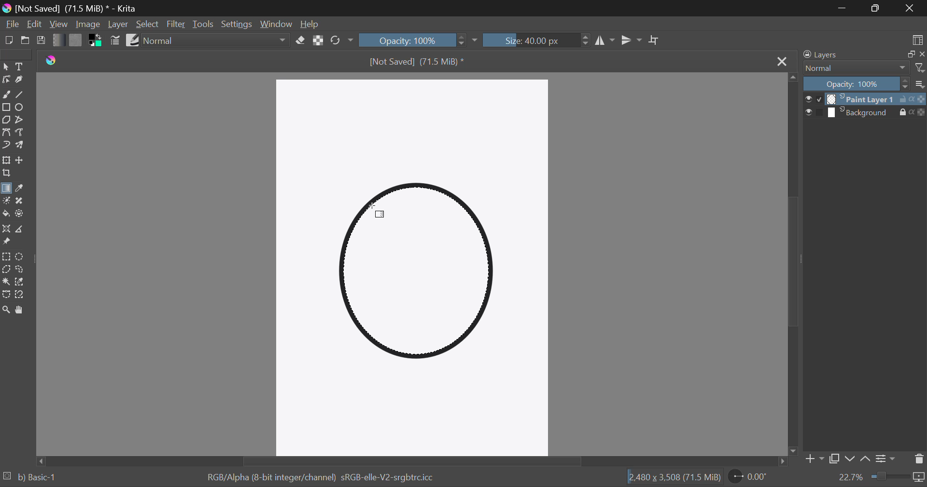  Describe the element at coordinates (22, 122) in the screenshot. I see `Polyline` at that location.